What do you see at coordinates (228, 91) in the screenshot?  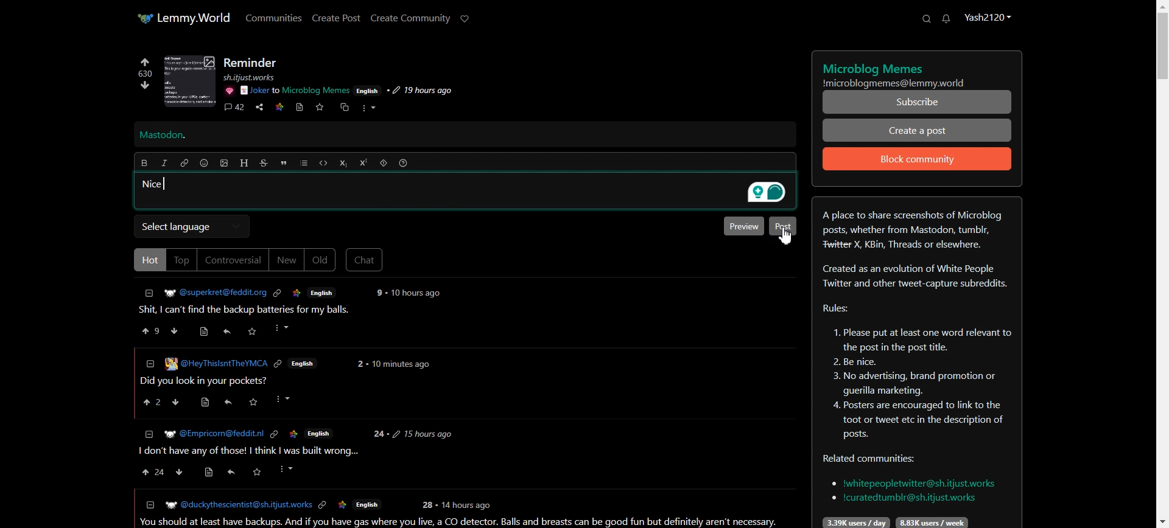 I see `` at bounding box center [228, 91].